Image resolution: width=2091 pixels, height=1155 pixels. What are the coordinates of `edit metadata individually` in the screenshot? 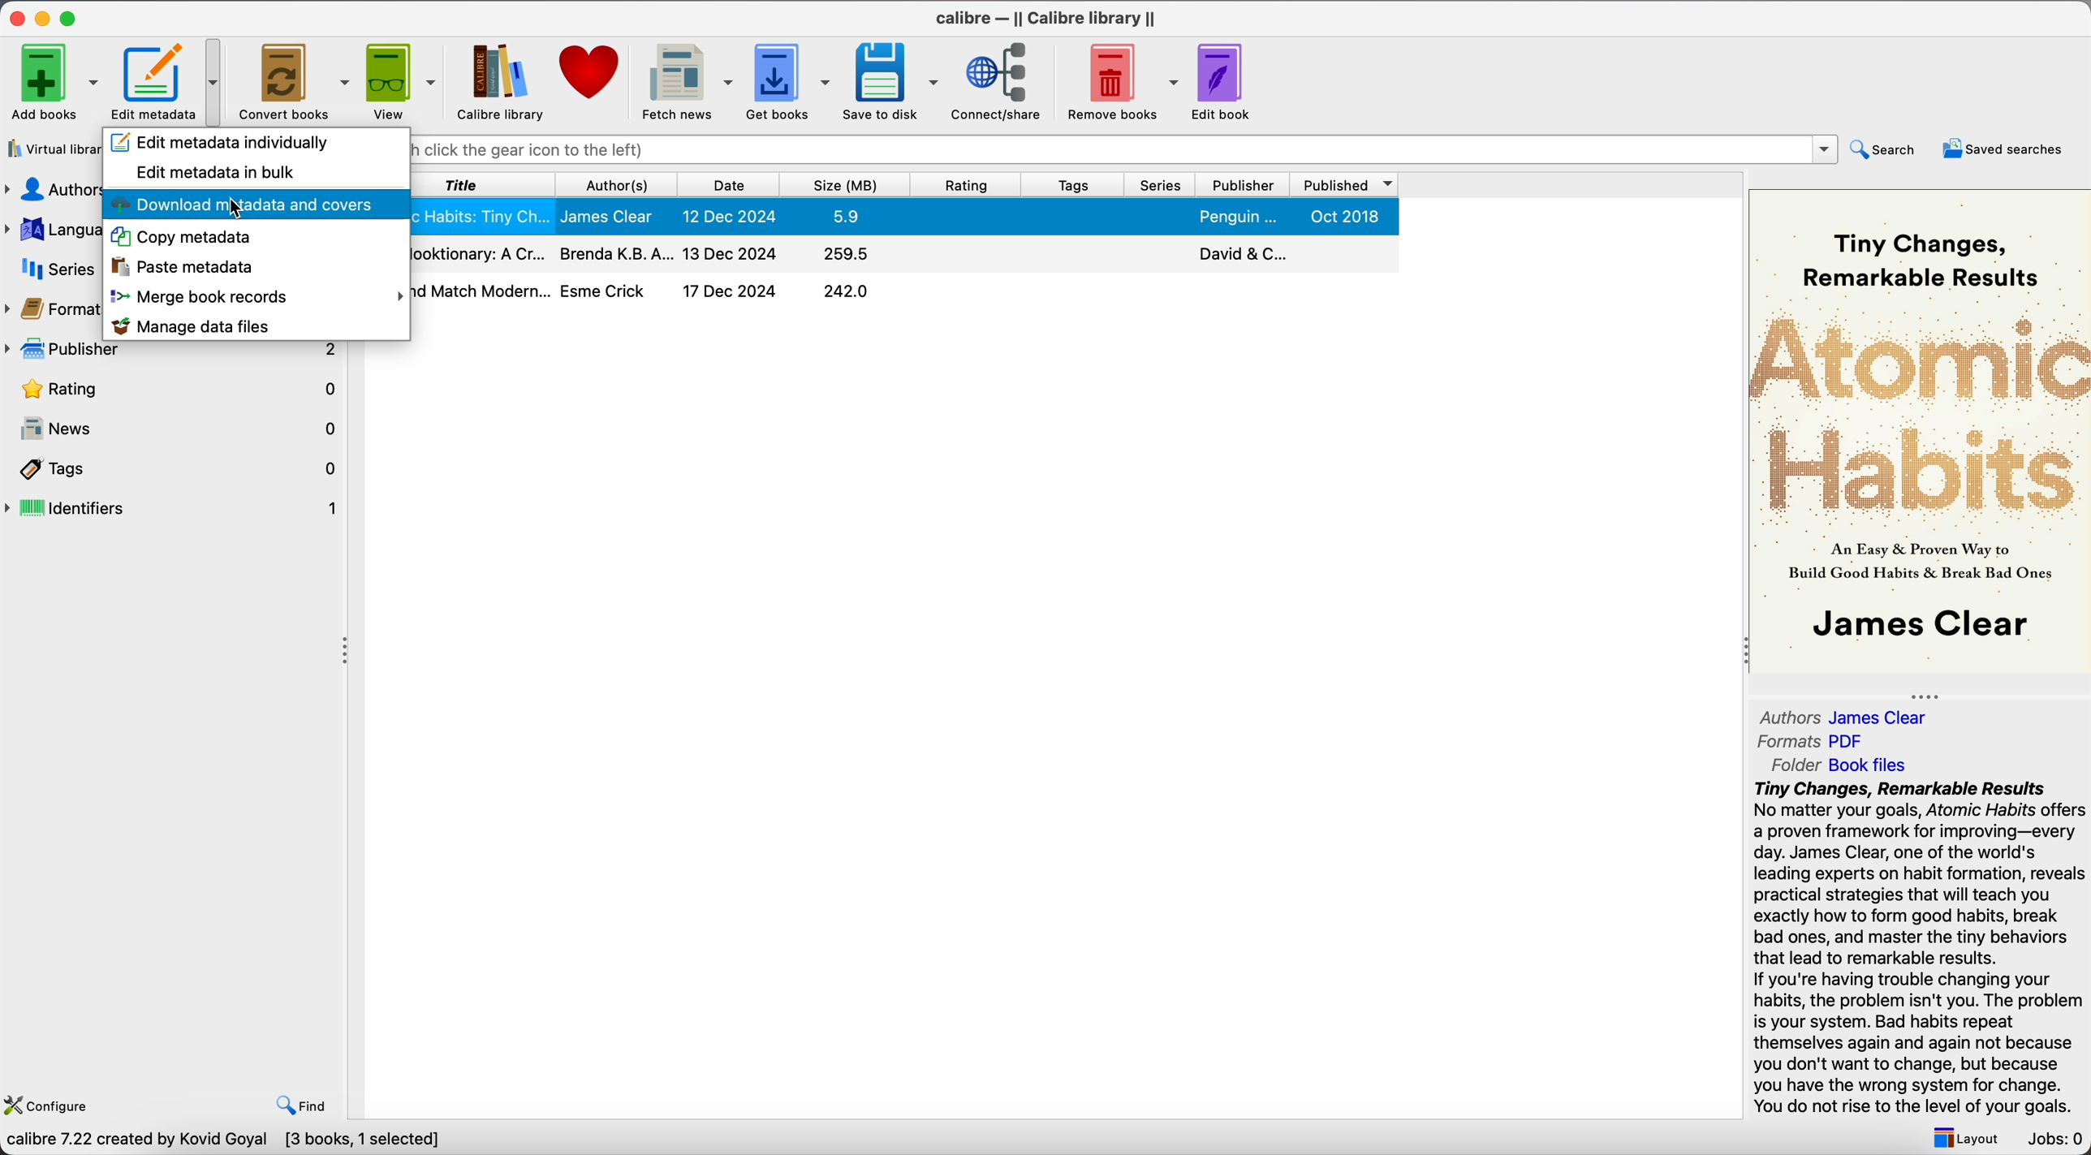 It's located at (219, 142).